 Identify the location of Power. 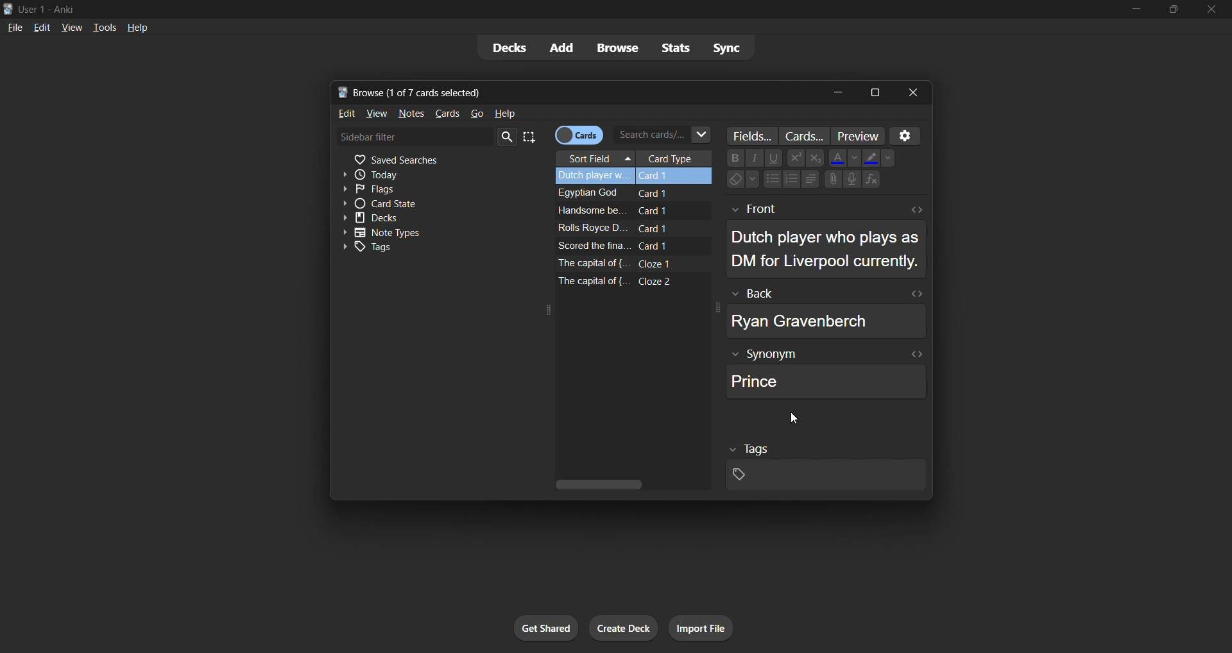
(795, 157).